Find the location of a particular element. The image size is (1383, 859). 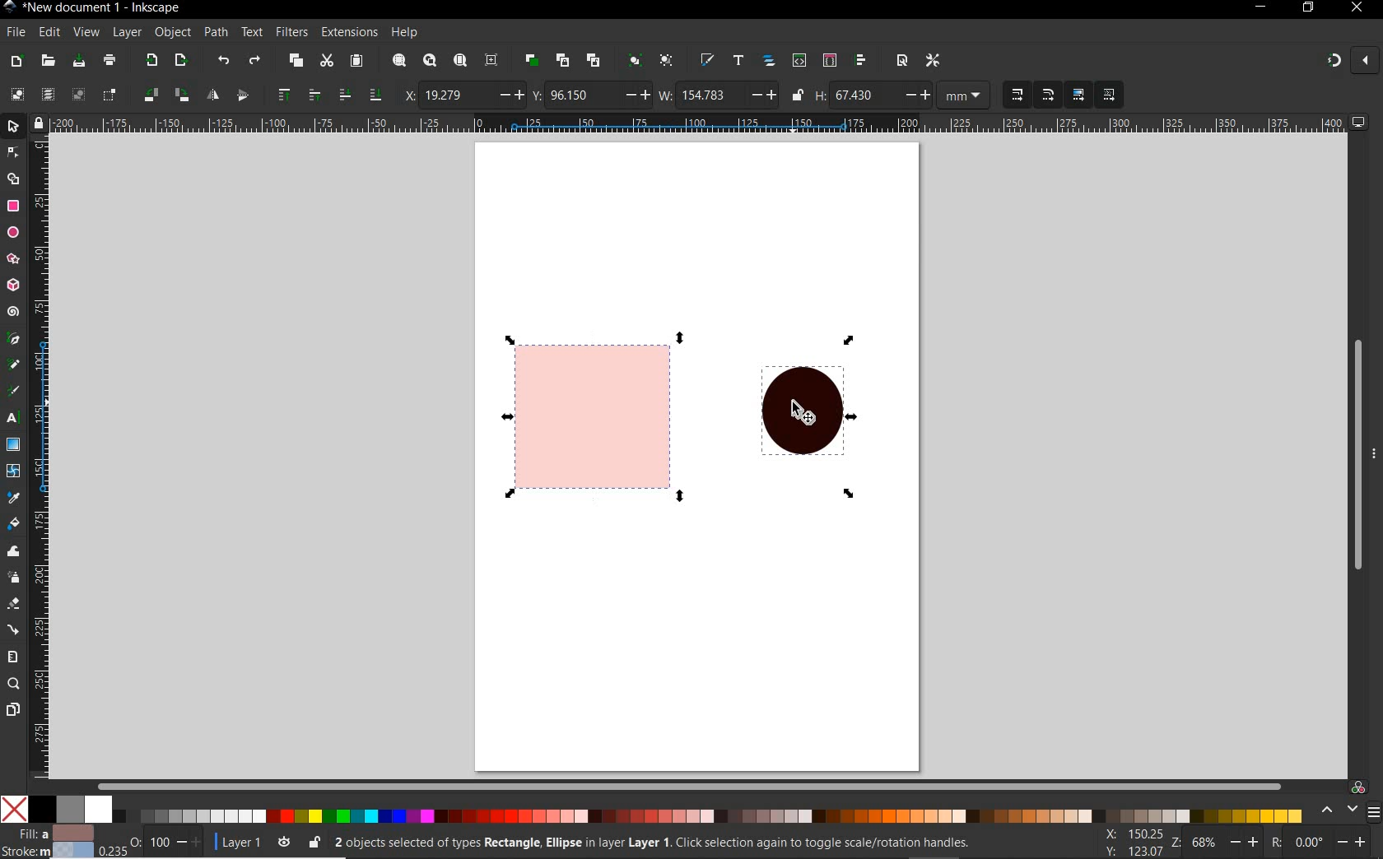

ruler is located at coordinates (701, 123).